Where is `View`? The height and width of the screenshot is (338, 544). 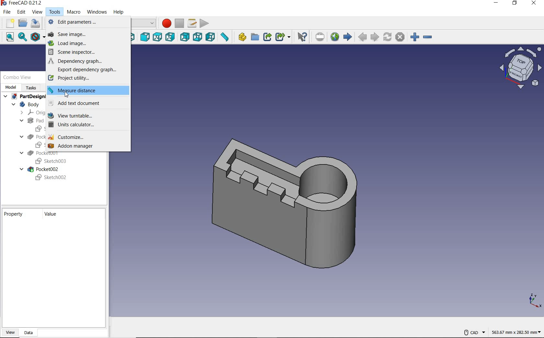
View is located at coordinates (11, 331).